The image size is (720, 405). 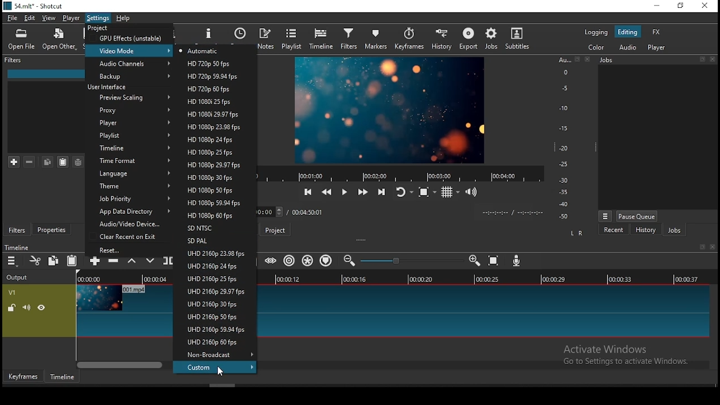 I want to click on resolution option, so click(x=213, y=316).